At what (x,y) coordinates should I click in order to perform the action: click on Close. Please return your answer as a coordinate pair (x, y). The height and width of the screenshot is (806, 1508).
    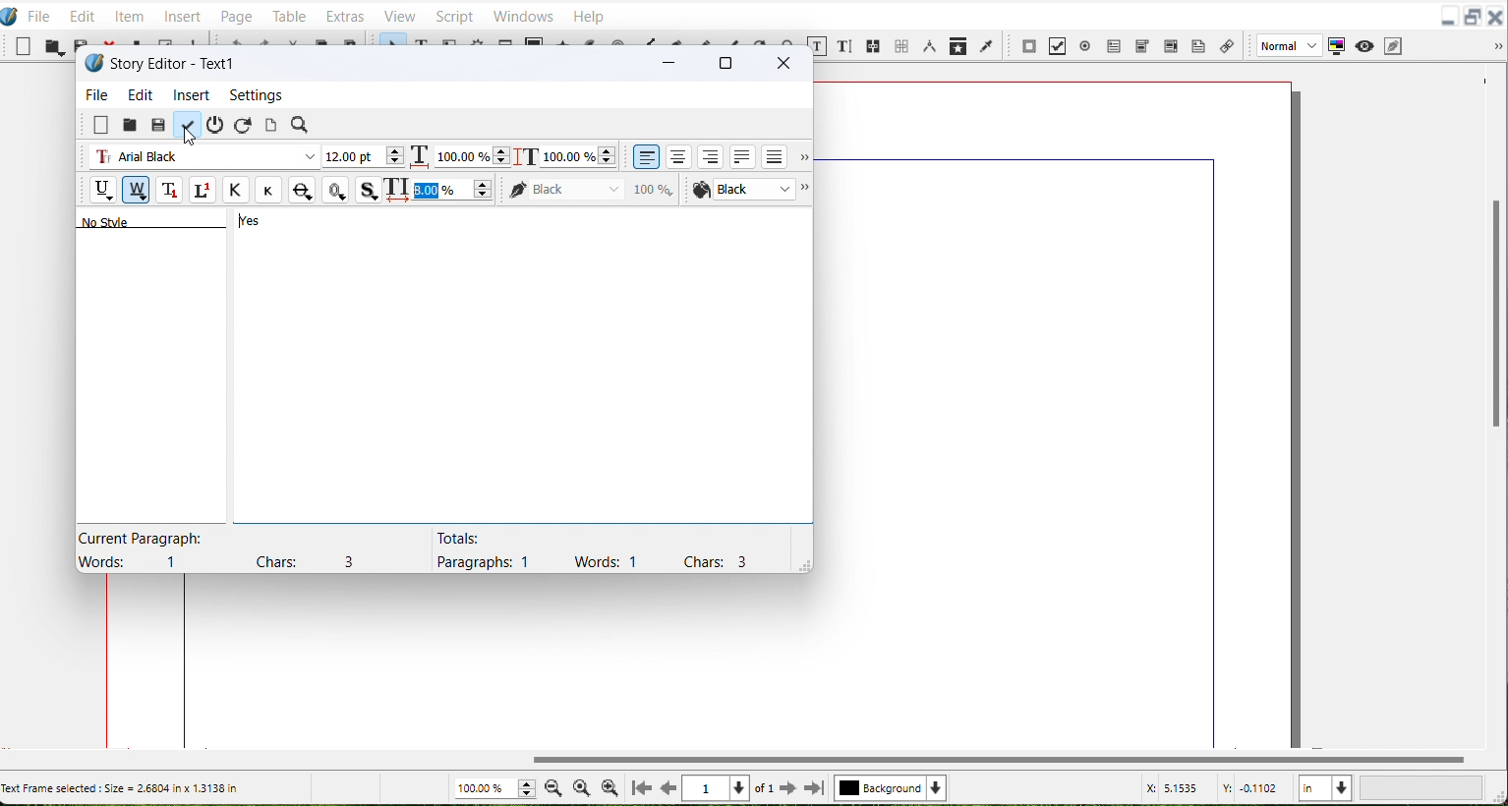
    Looking at the image, I should click on (1498, 15).